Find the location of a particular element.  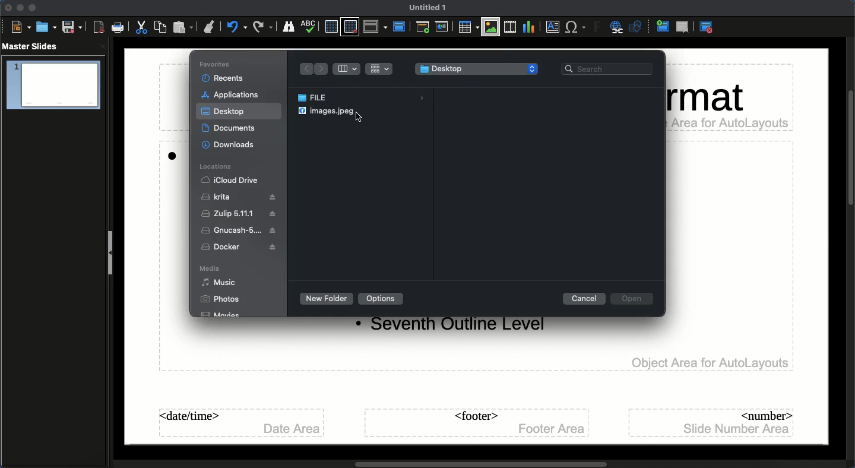

Save is located at coordinates (72, 27).